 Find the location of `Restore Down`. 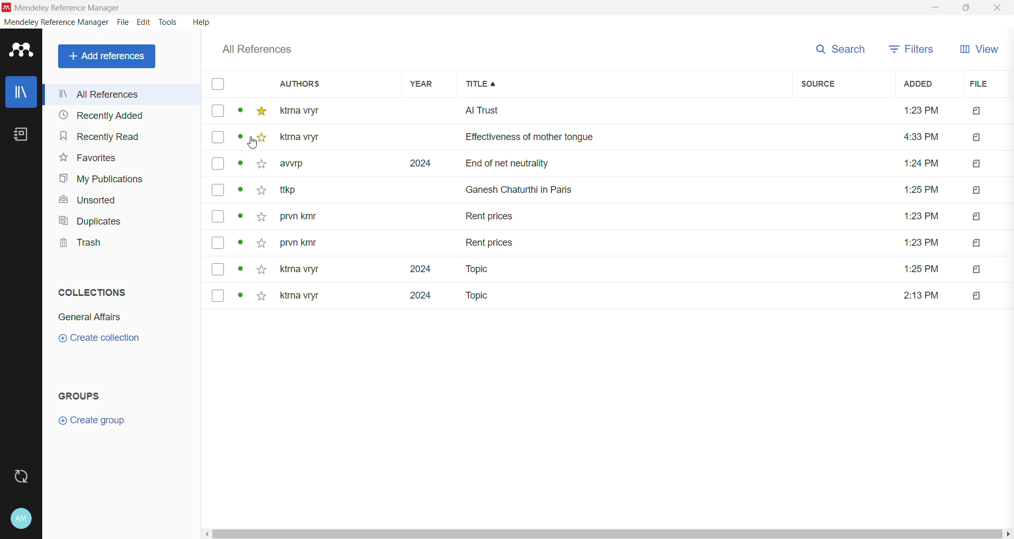

Restore Down is located at coordinates (966, 7).